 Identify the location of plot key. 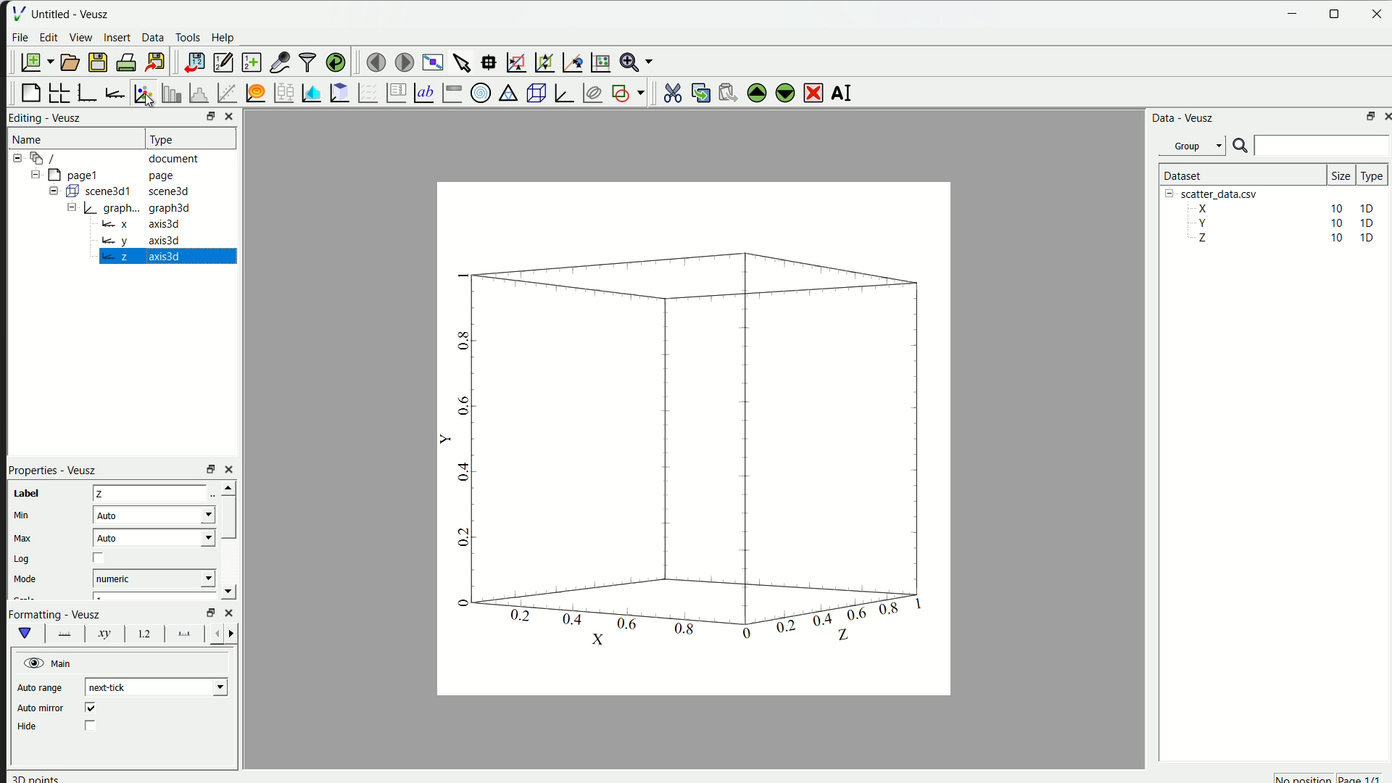
(393, 94).